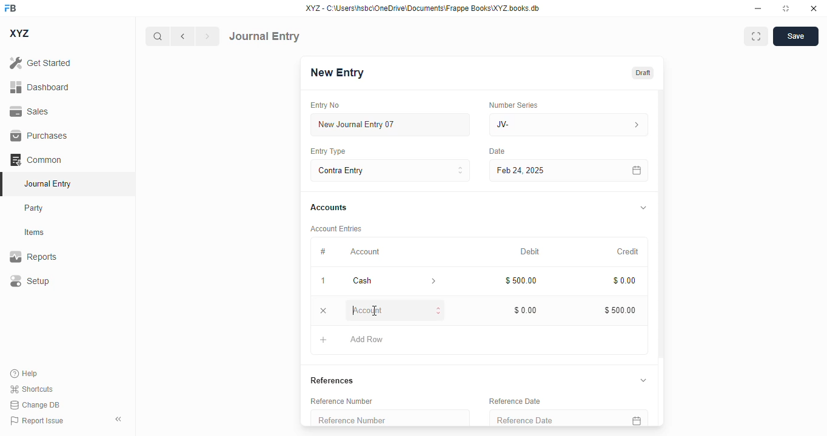 The height and width of the screenshot is (436, 827). What do you see at coordinates (643, 72) in the screenshot?
I see `draft` at bounding box center [643, 72].